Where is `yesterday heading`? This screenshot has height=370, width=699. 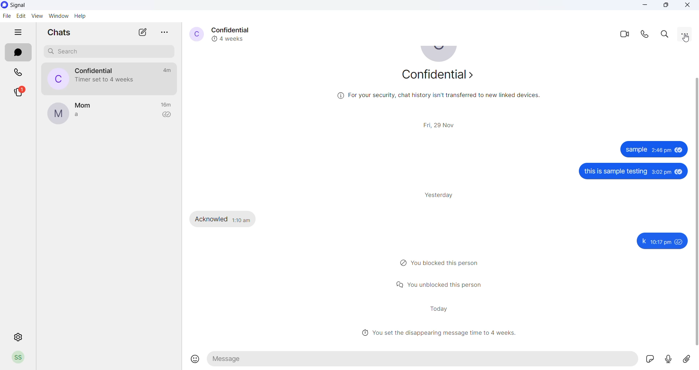
yesterday heading is located at coordinates (443, 195).